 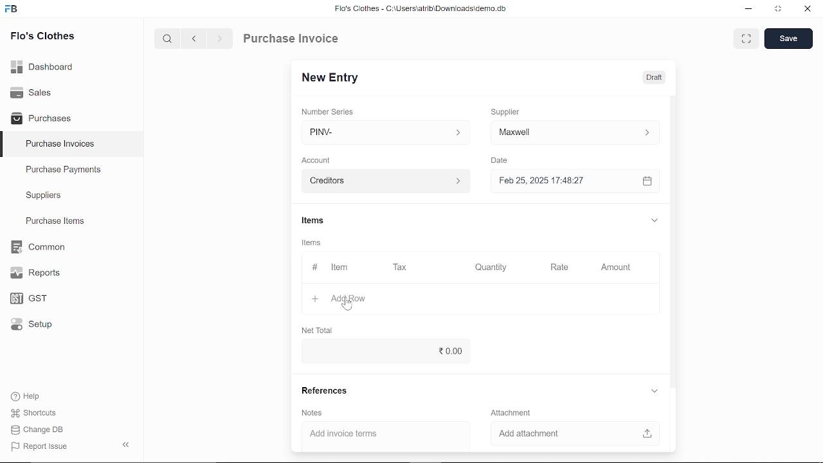 What do you see at coordinates (562, 181) in the screenshot?
I see ` Feb 25, 2025 17:48:27` at bounding box center [562, 181].